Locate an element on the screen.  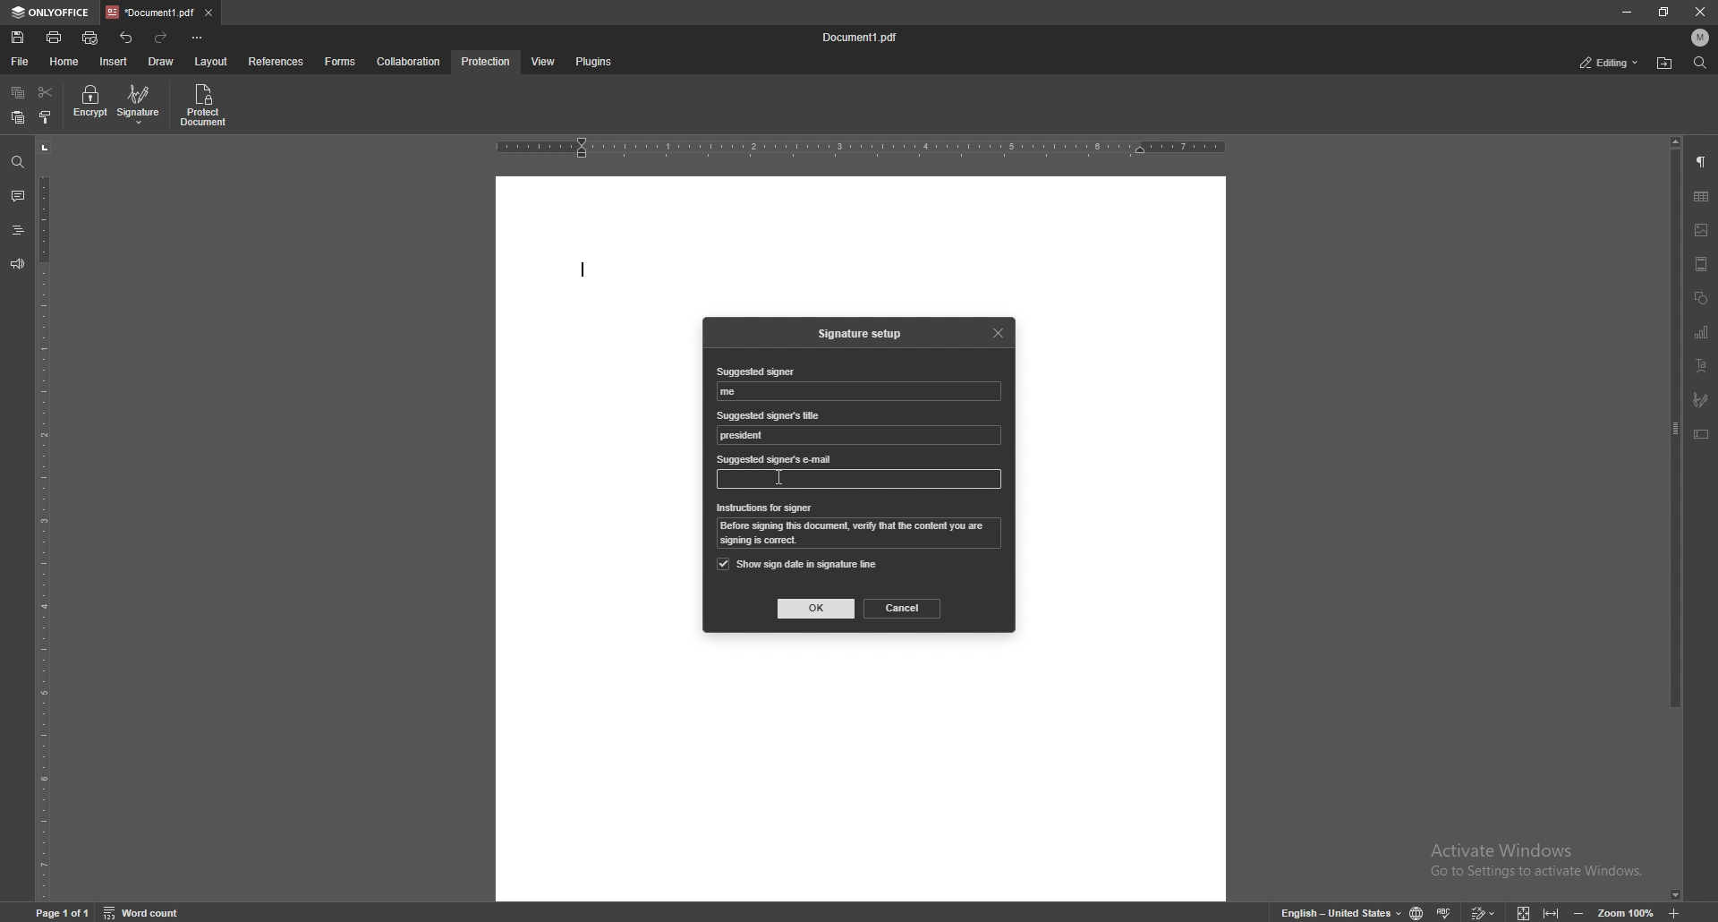
cut is located at coordinates (46, 93).